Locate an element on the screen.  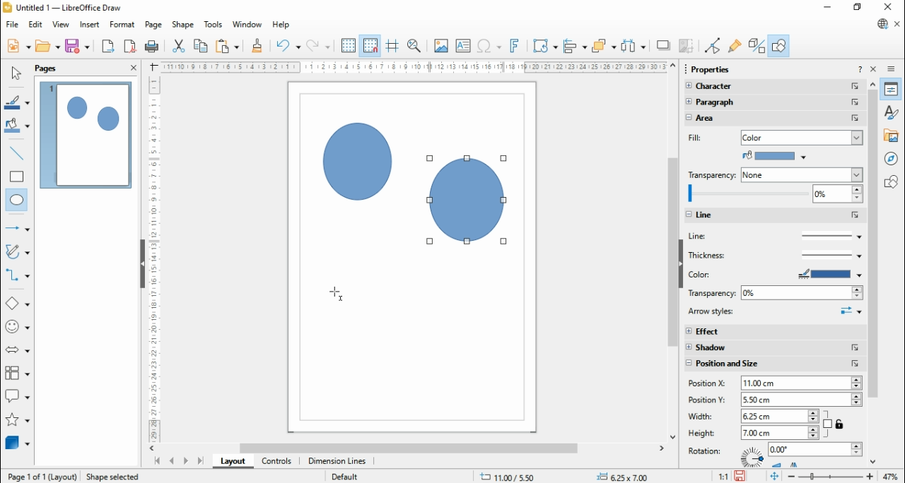
Circle shape is located at coordinates (356, 162).